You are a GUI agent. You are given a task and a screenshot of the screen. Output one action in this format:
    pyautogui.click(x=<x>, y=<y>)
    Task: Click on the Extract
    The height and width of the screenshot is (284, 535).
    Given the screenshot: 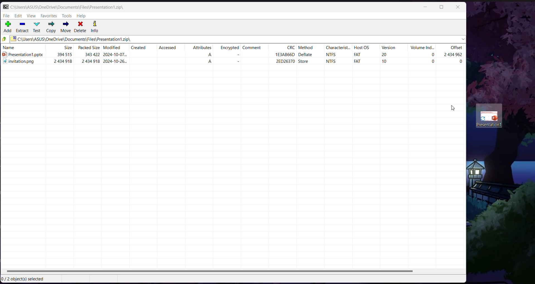 What is the action you would take?
    pyautogui.click(x=23, y=28)
    